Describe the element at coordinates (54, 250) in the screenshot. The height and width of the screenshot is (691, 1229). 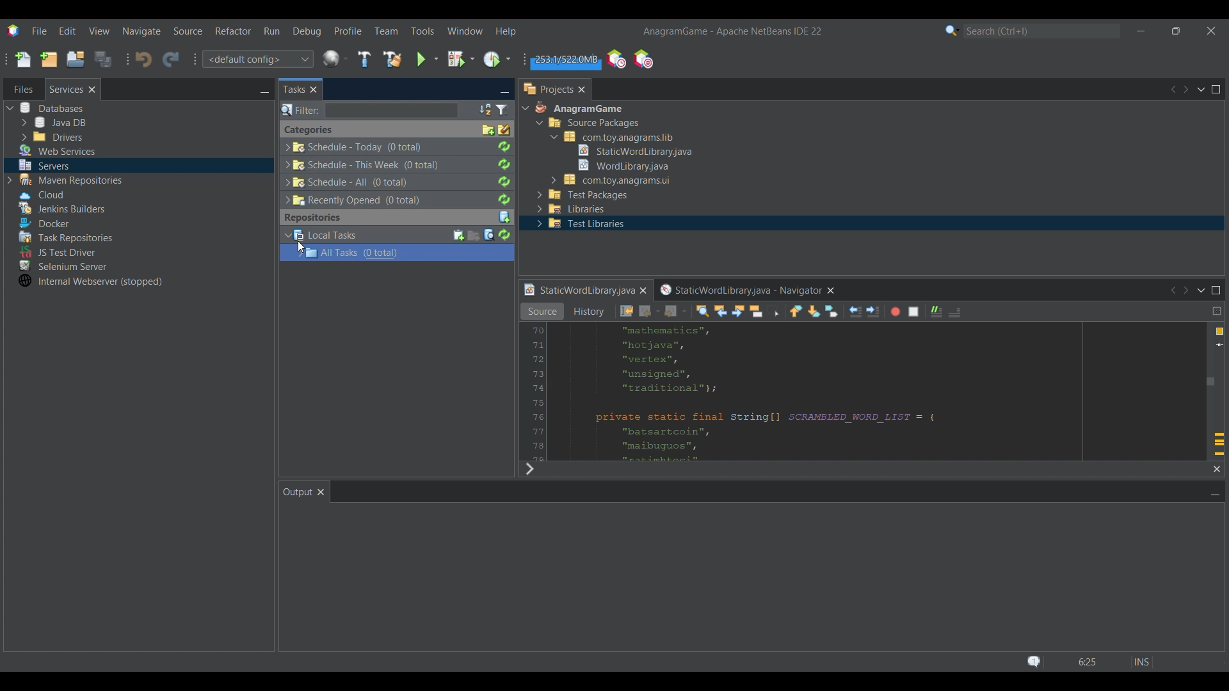
I see `` at that location.